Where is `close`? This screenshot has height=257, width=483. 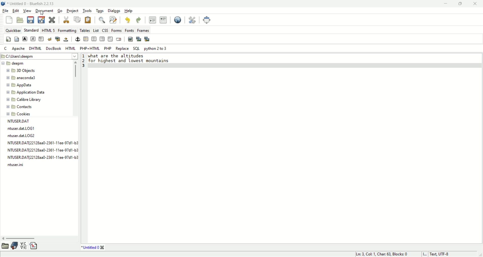 close is located at coordinates (476, 4).